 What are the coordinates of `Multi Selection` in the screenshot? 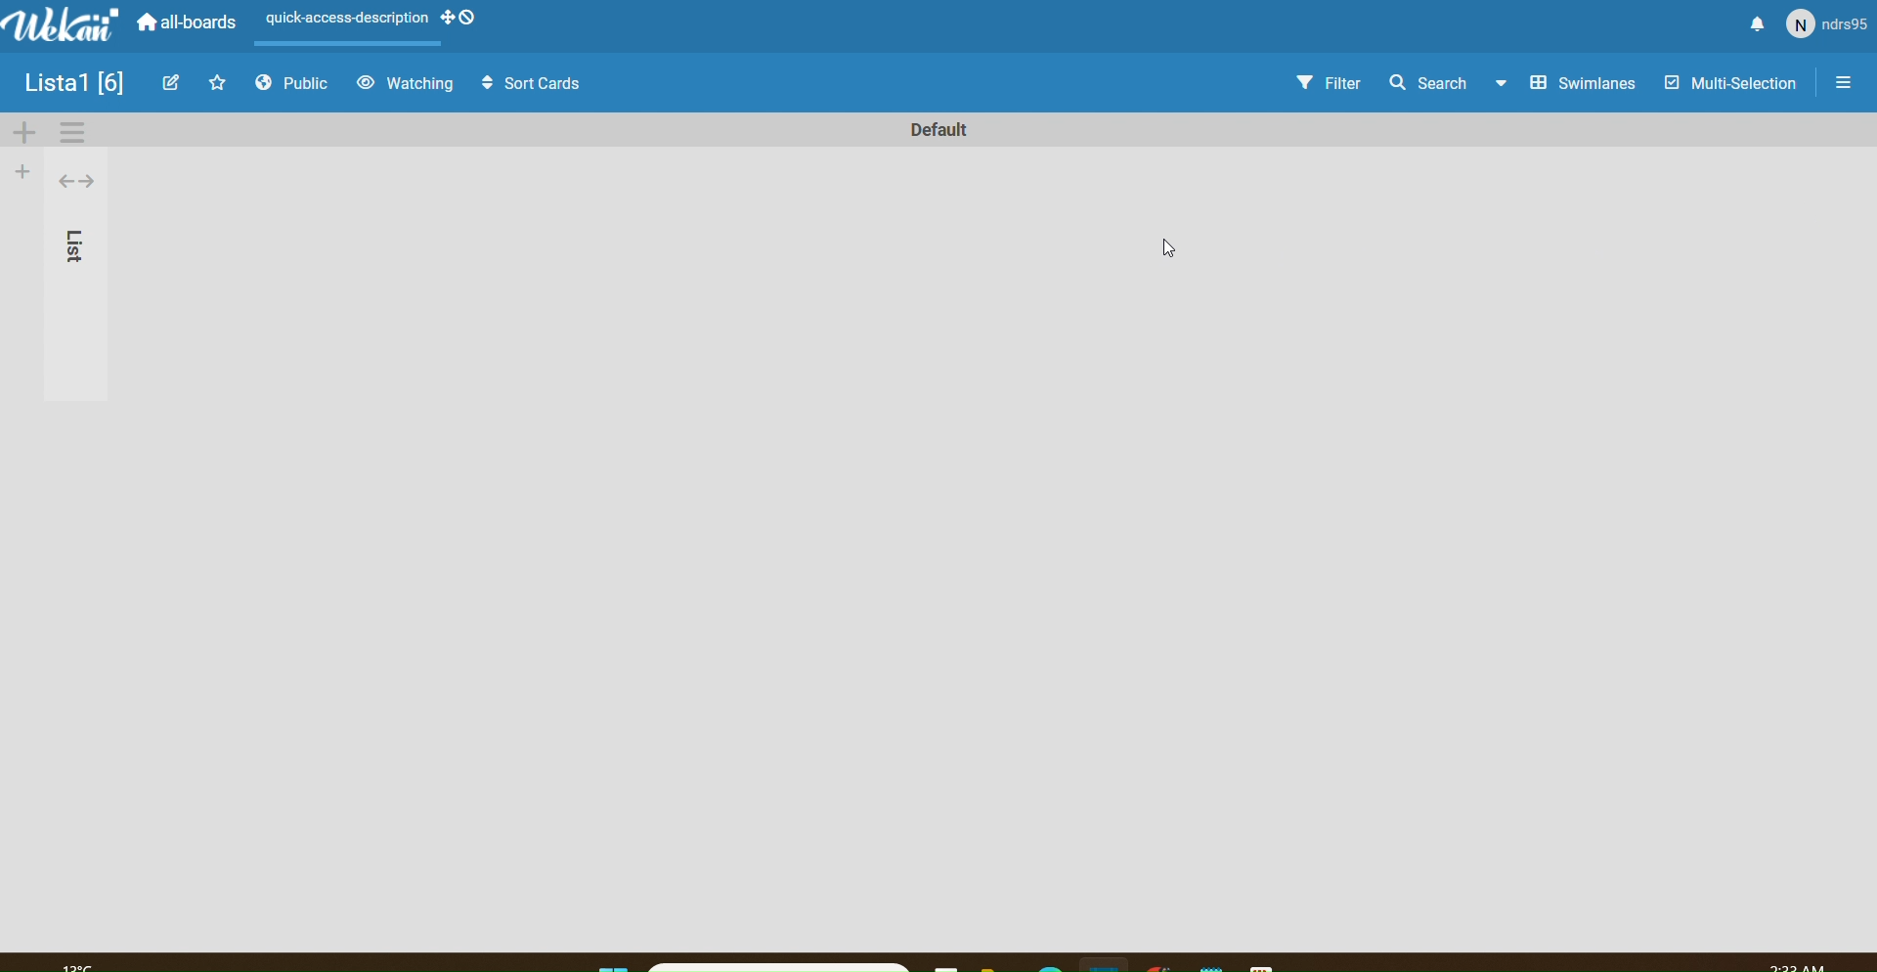 It's located at (1743, 86).